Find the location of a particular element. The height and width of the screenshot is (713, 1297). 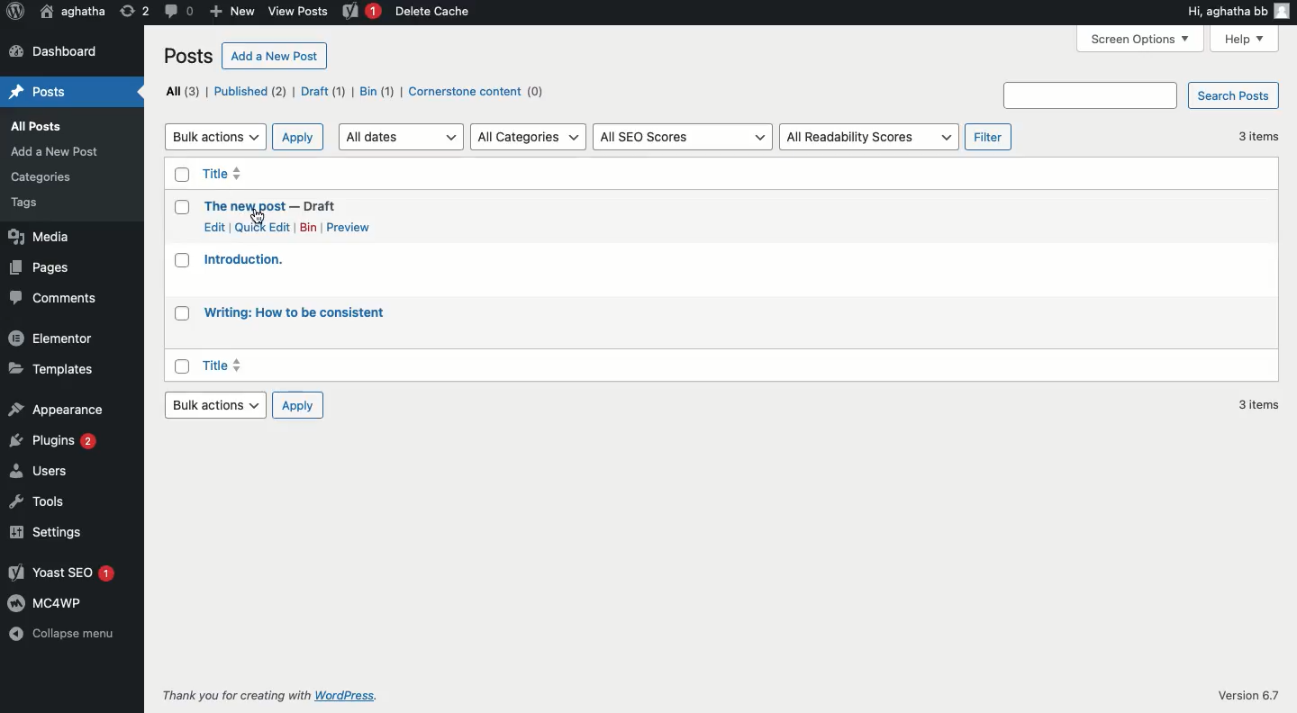

3 items is located at coordinates (1256, 404).